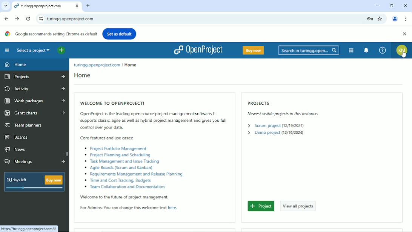  I want to click on Home, so click(82, 76).